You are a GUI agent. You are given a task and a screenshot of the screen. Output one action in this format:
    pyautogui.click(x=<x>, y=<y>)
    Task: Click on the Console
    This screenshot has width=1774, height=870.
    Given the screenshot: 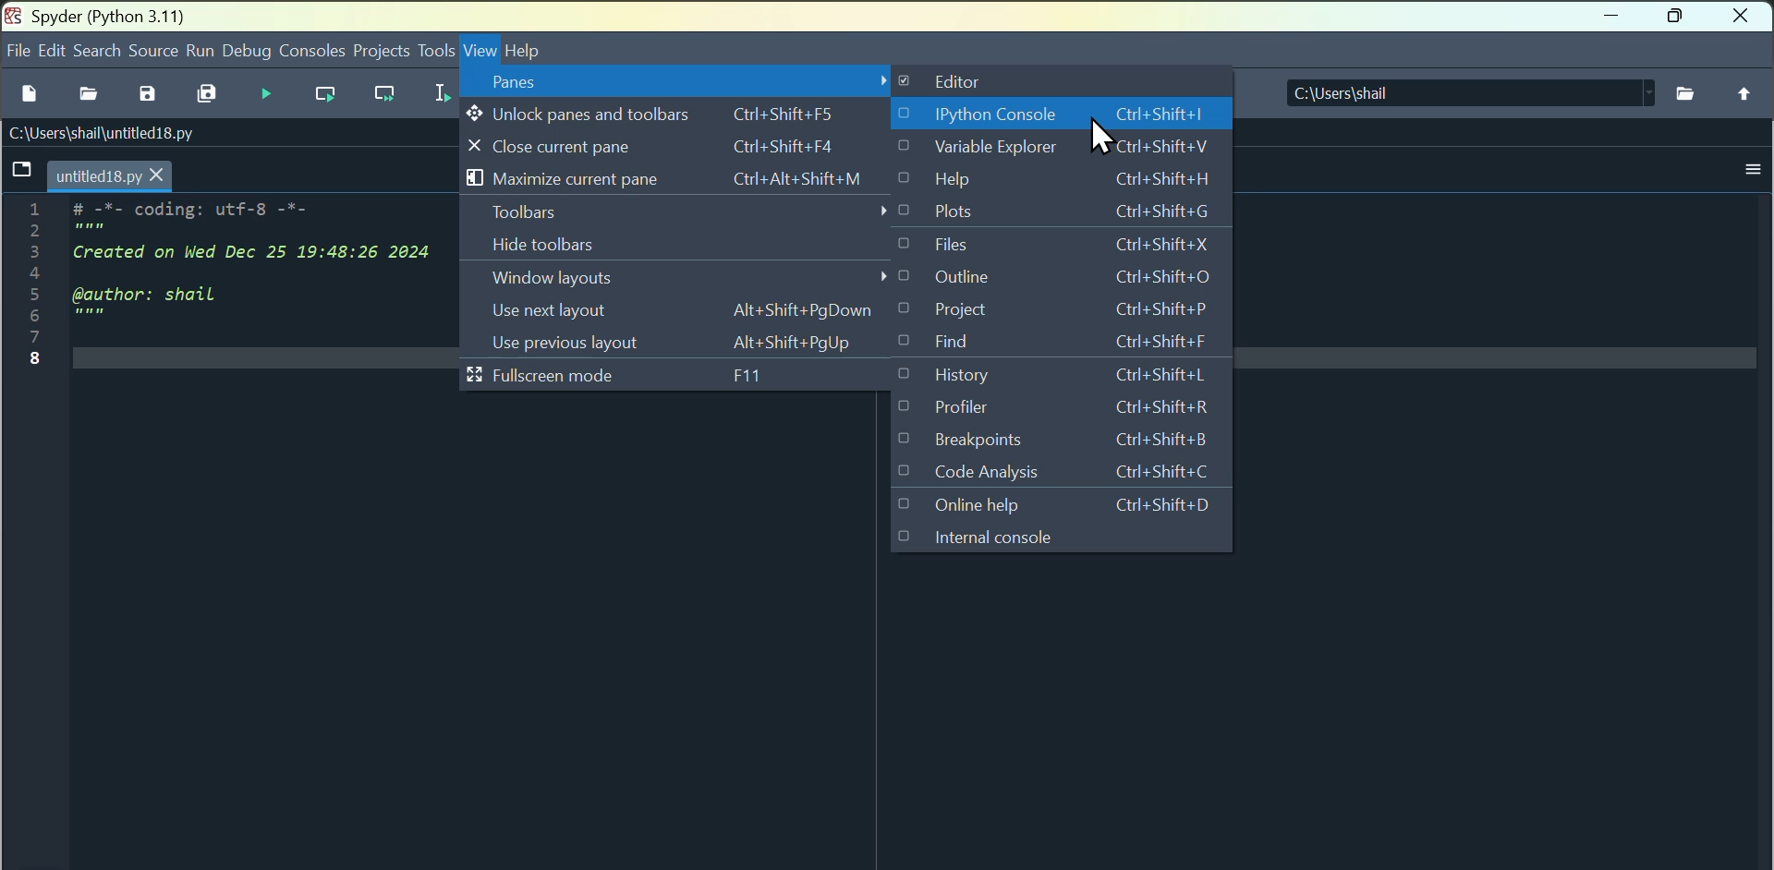 What is the action you would take?
    pyautogui.click(x=313, y=50)
    